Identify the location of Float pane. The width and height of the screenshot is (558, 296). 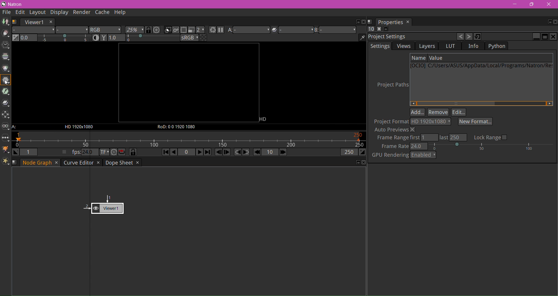
(357, 22).